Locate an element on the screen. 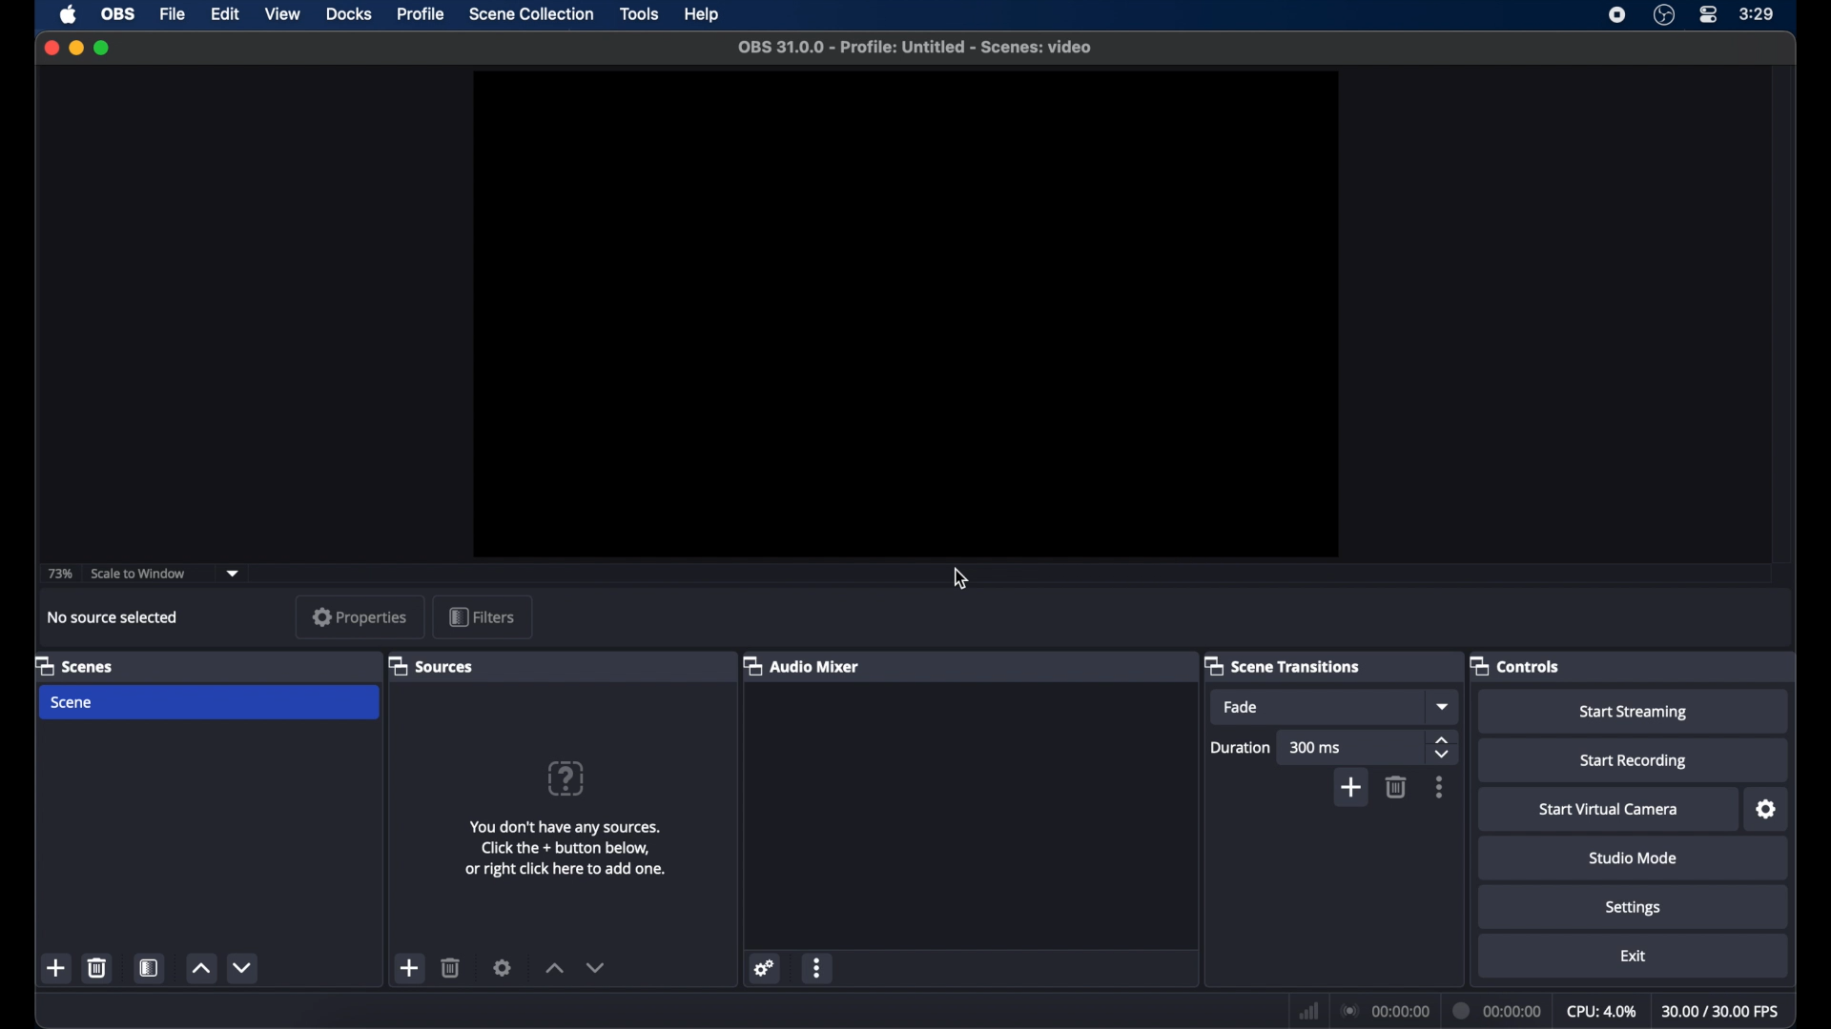  obs is located at coordinates (118, 13).